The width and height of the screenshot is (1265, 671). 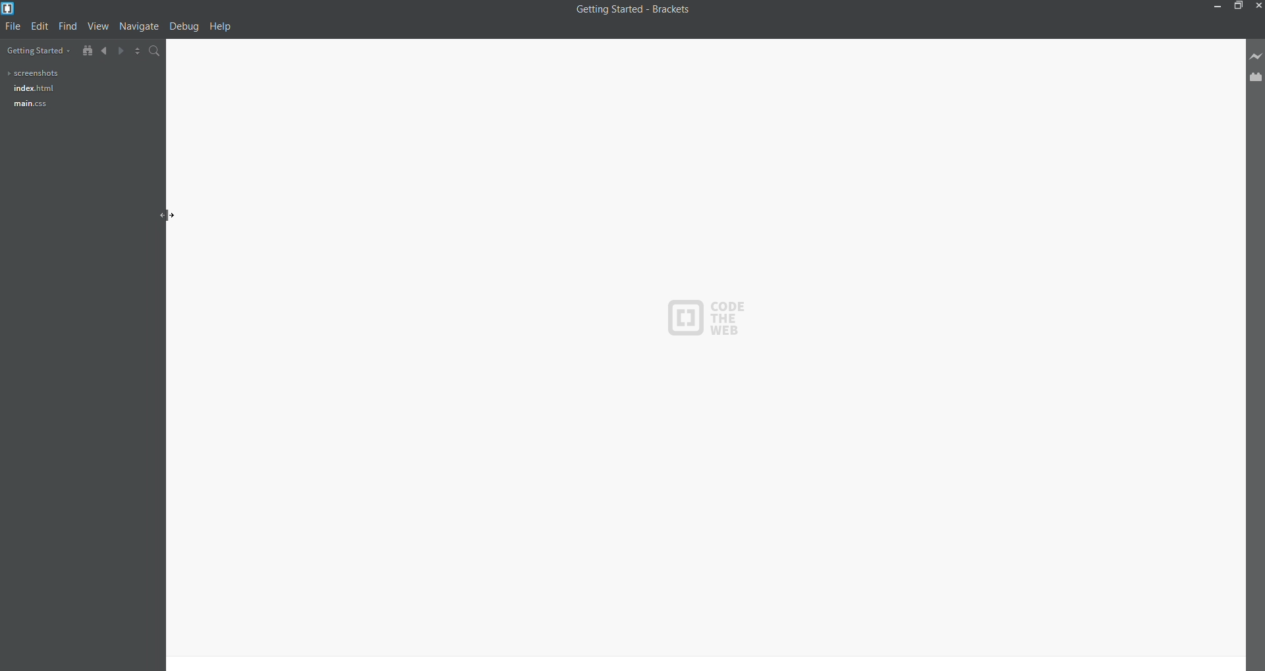 I want to click on extension manager, so click(x=1256, y=77).